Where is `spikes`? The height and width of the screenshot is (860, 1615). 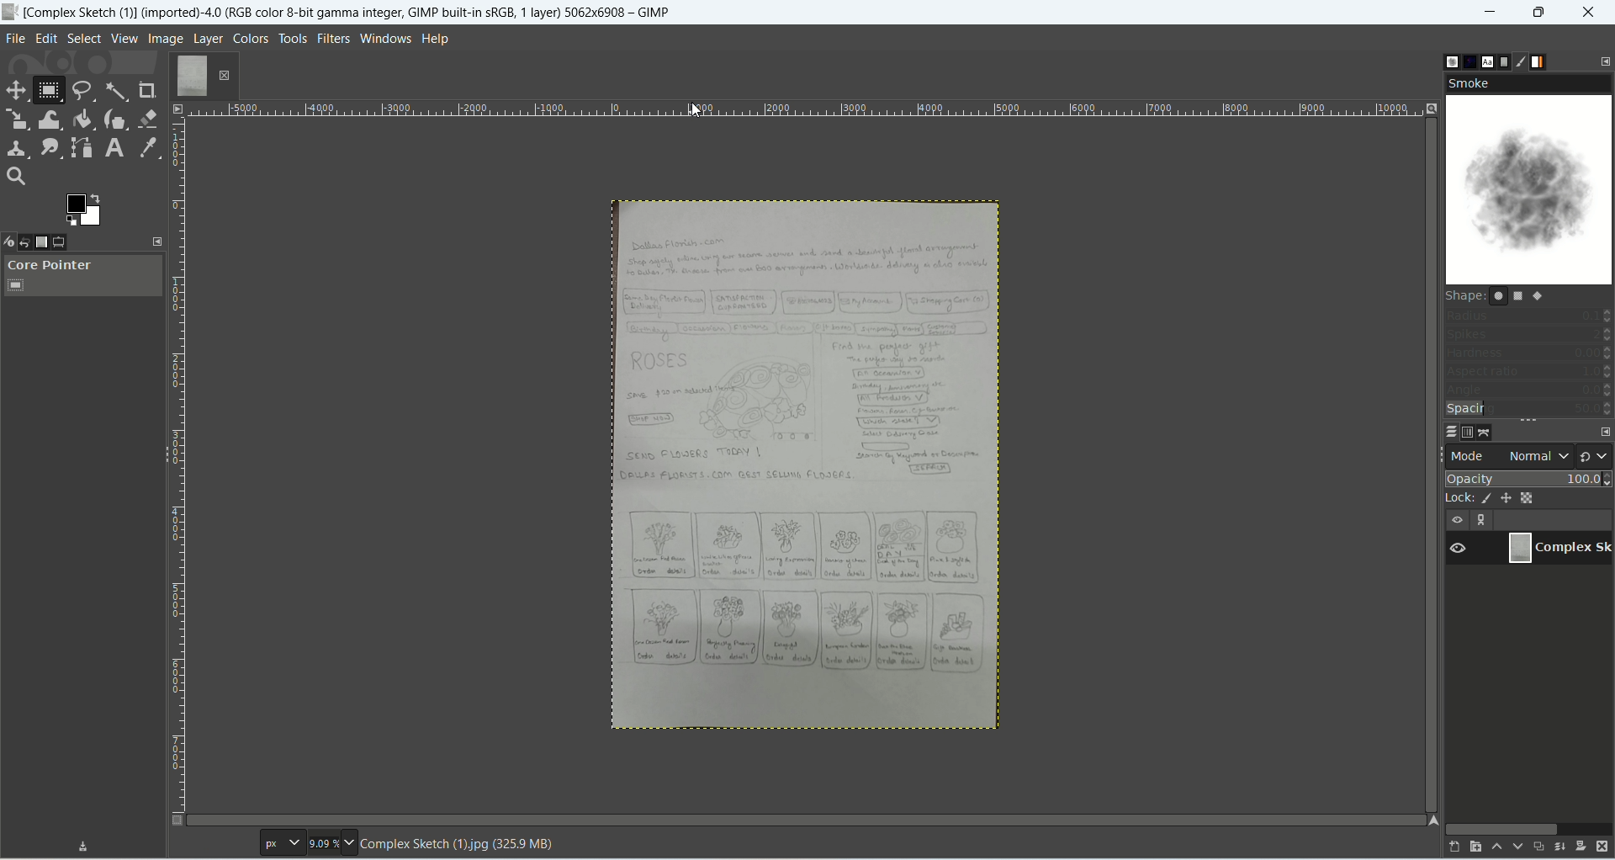
spikes is located at coordinates (1529, 332).